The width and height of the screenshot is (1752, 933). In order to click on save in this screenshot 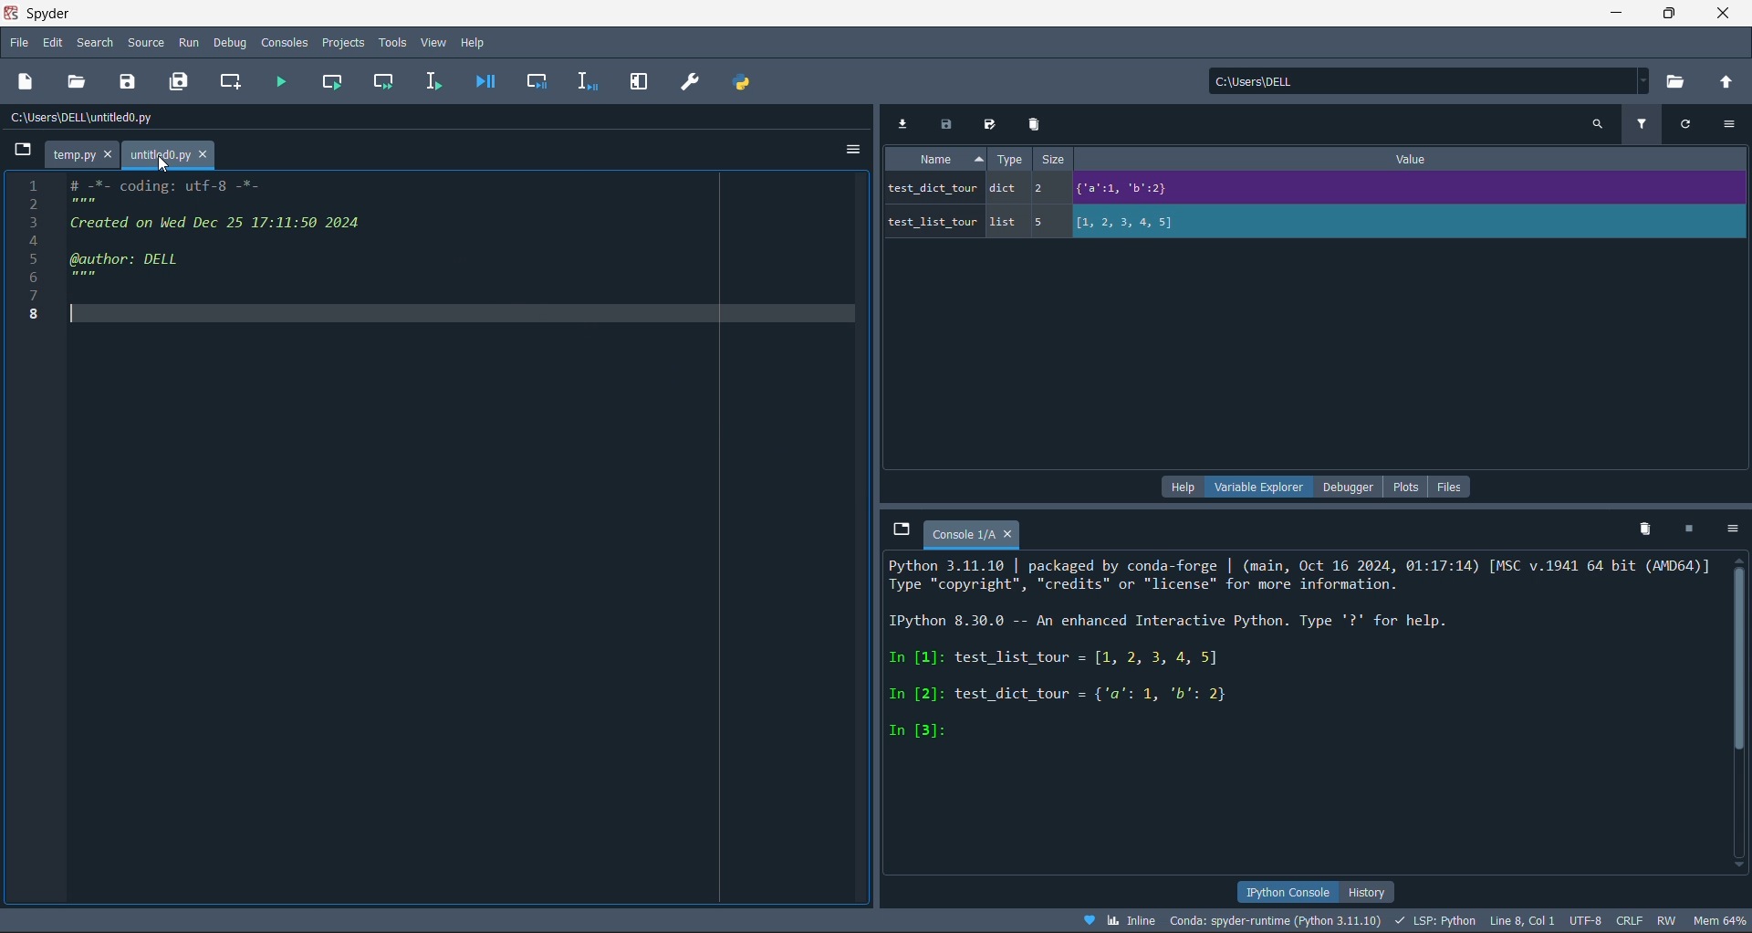, I will do `click(945, 123)`.